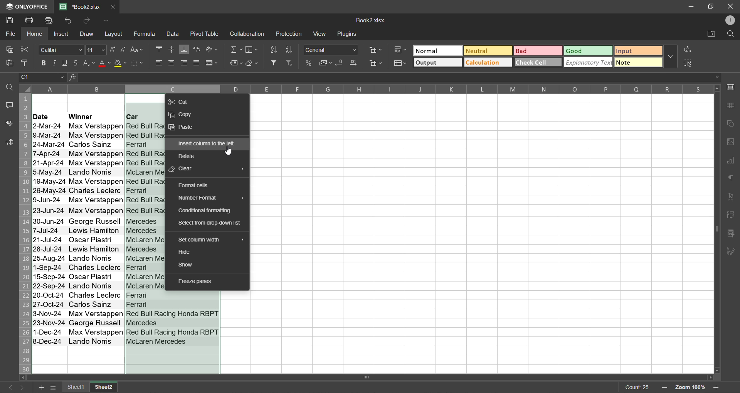 Image resolution: width=740 pixels, height=393 pixels. I want to click on explanatory text, so click(587, 63).